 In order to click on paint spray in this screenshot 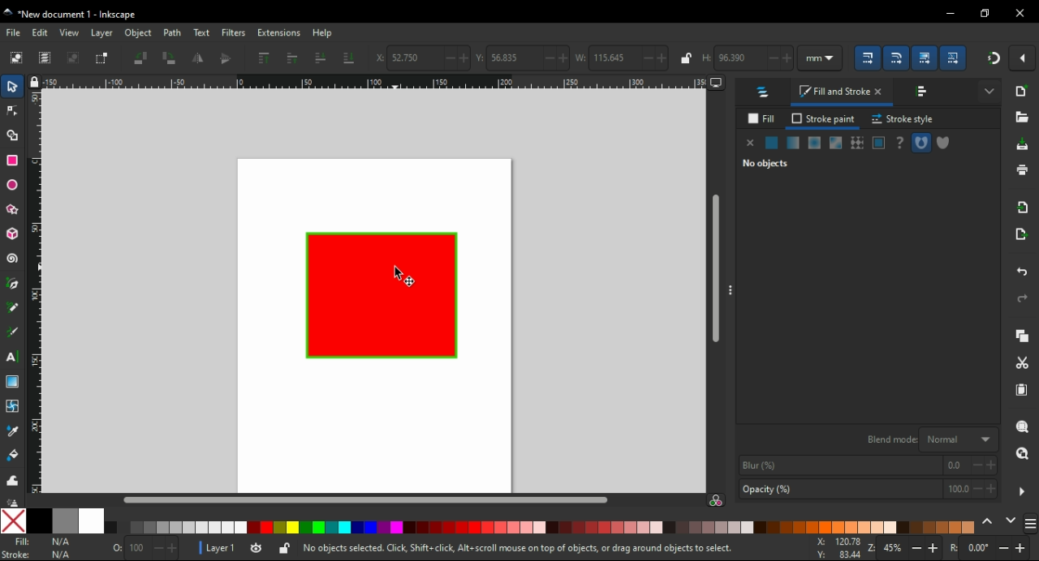, I will do `click(13, 501)`.